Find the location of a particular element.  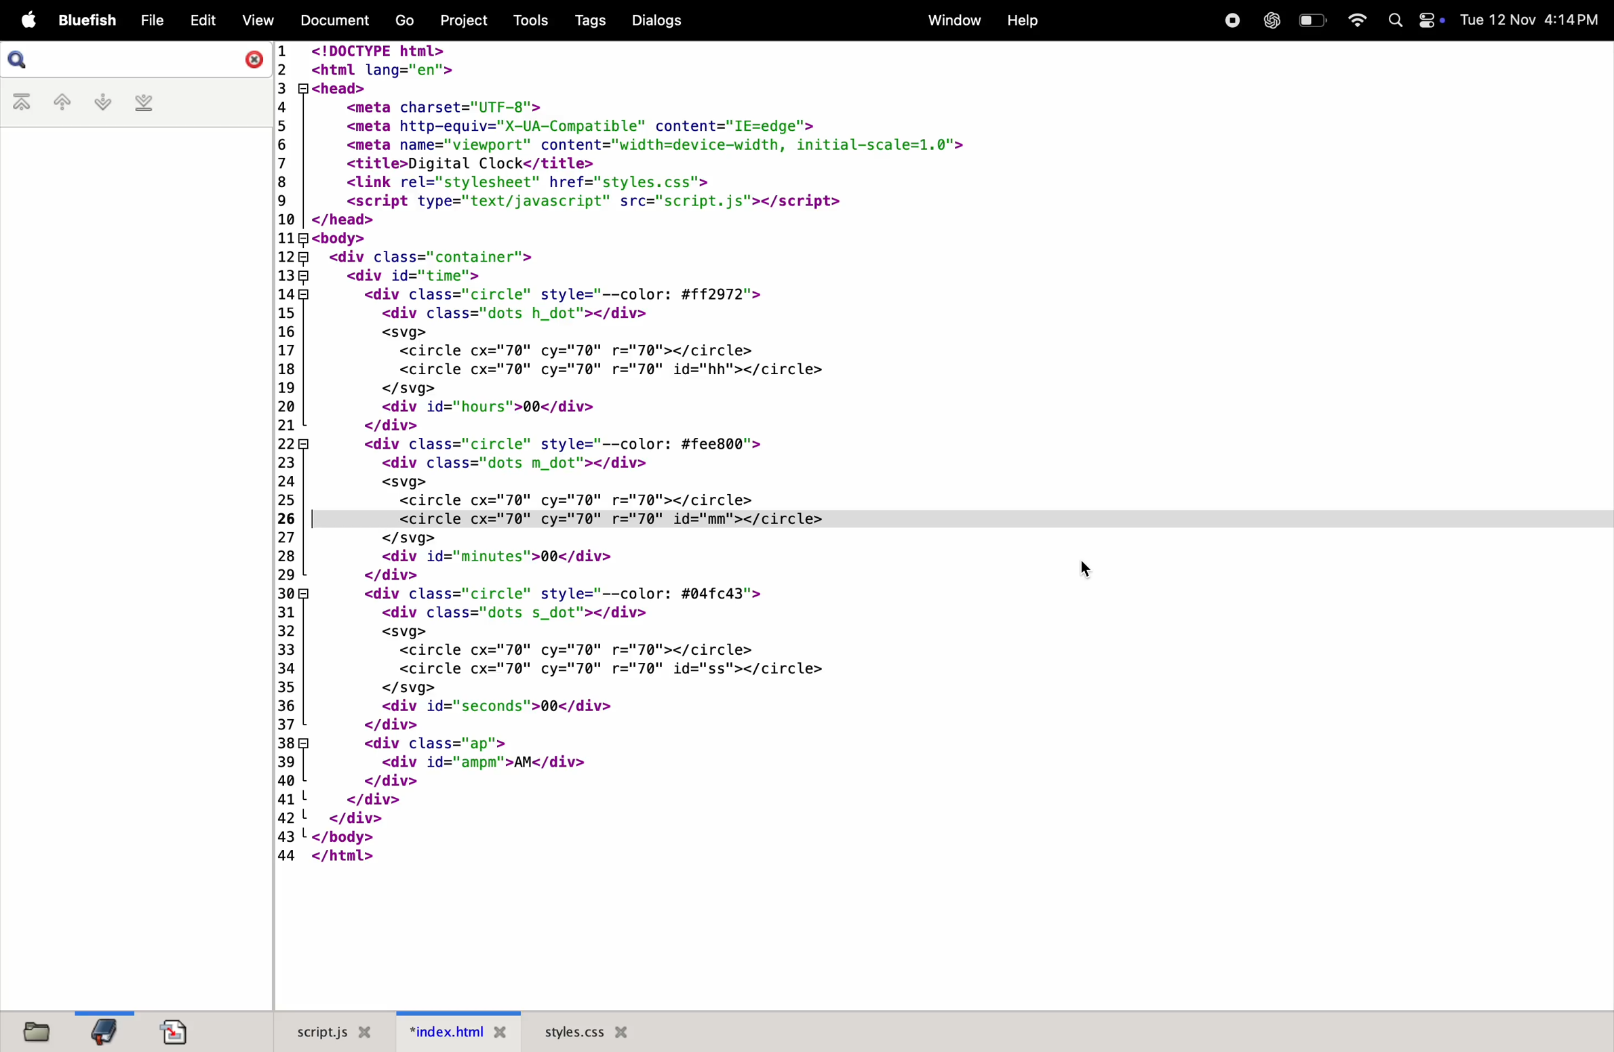

previous bookmark is located at coordinates (59, 103).